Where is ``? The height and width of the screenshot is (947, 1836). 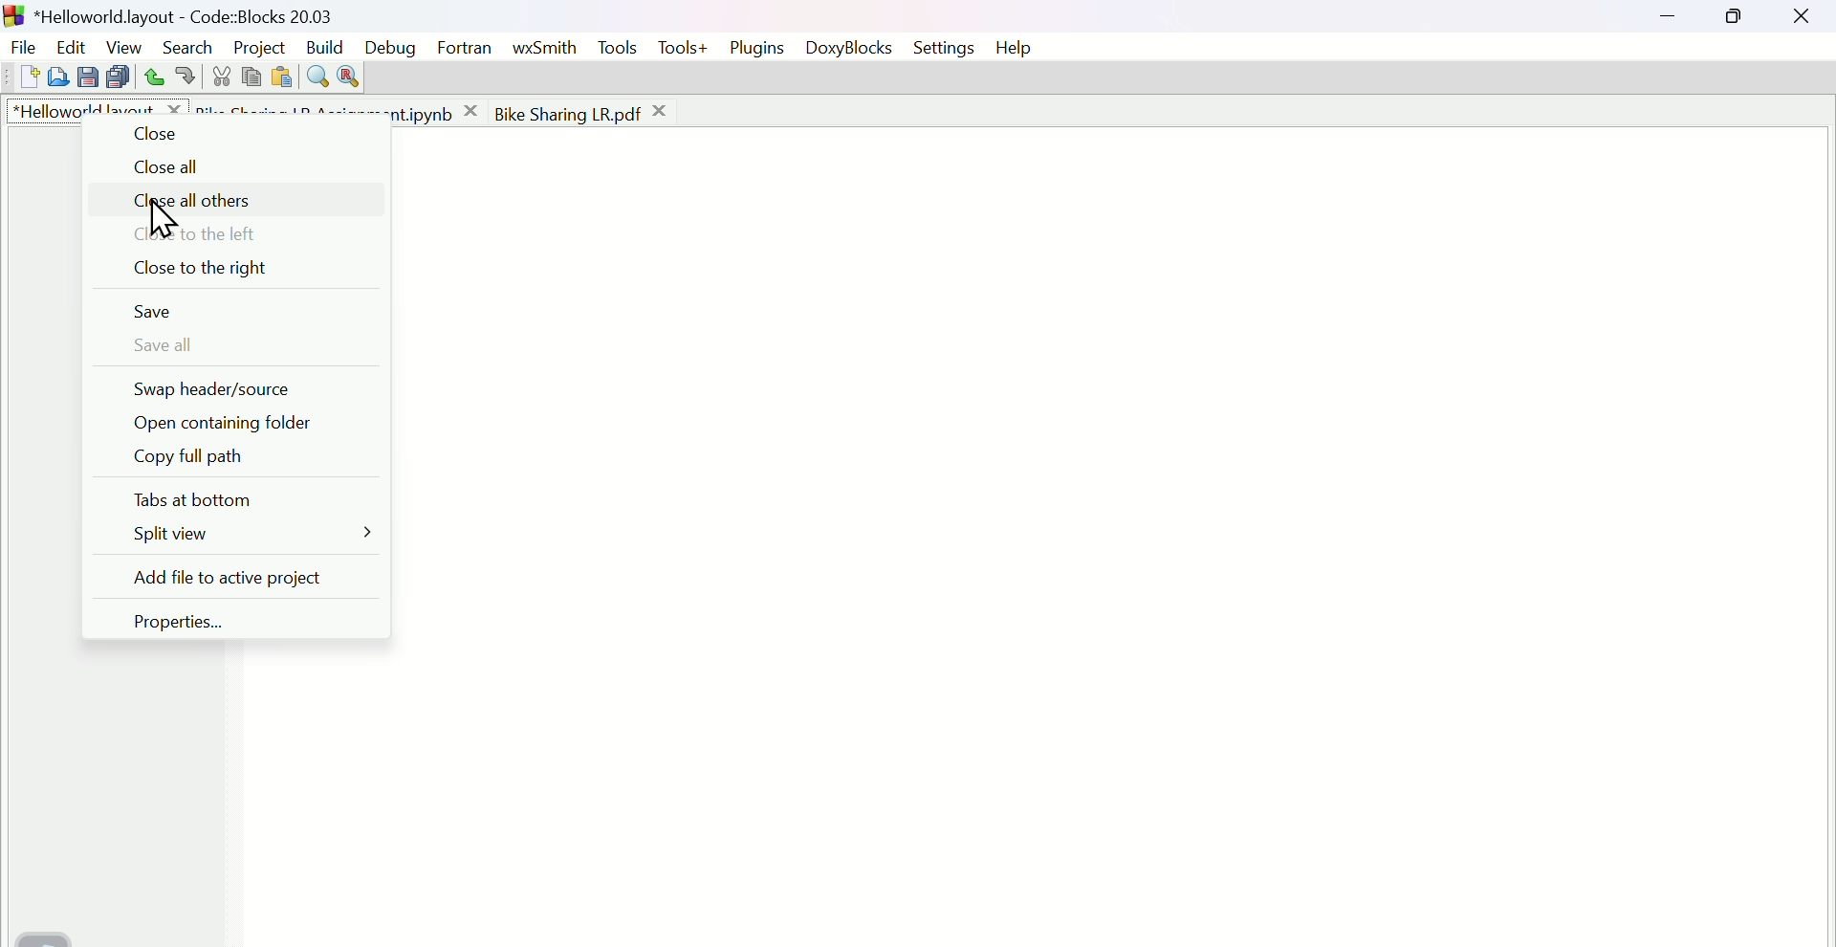  is located at coordinates (247, 537).